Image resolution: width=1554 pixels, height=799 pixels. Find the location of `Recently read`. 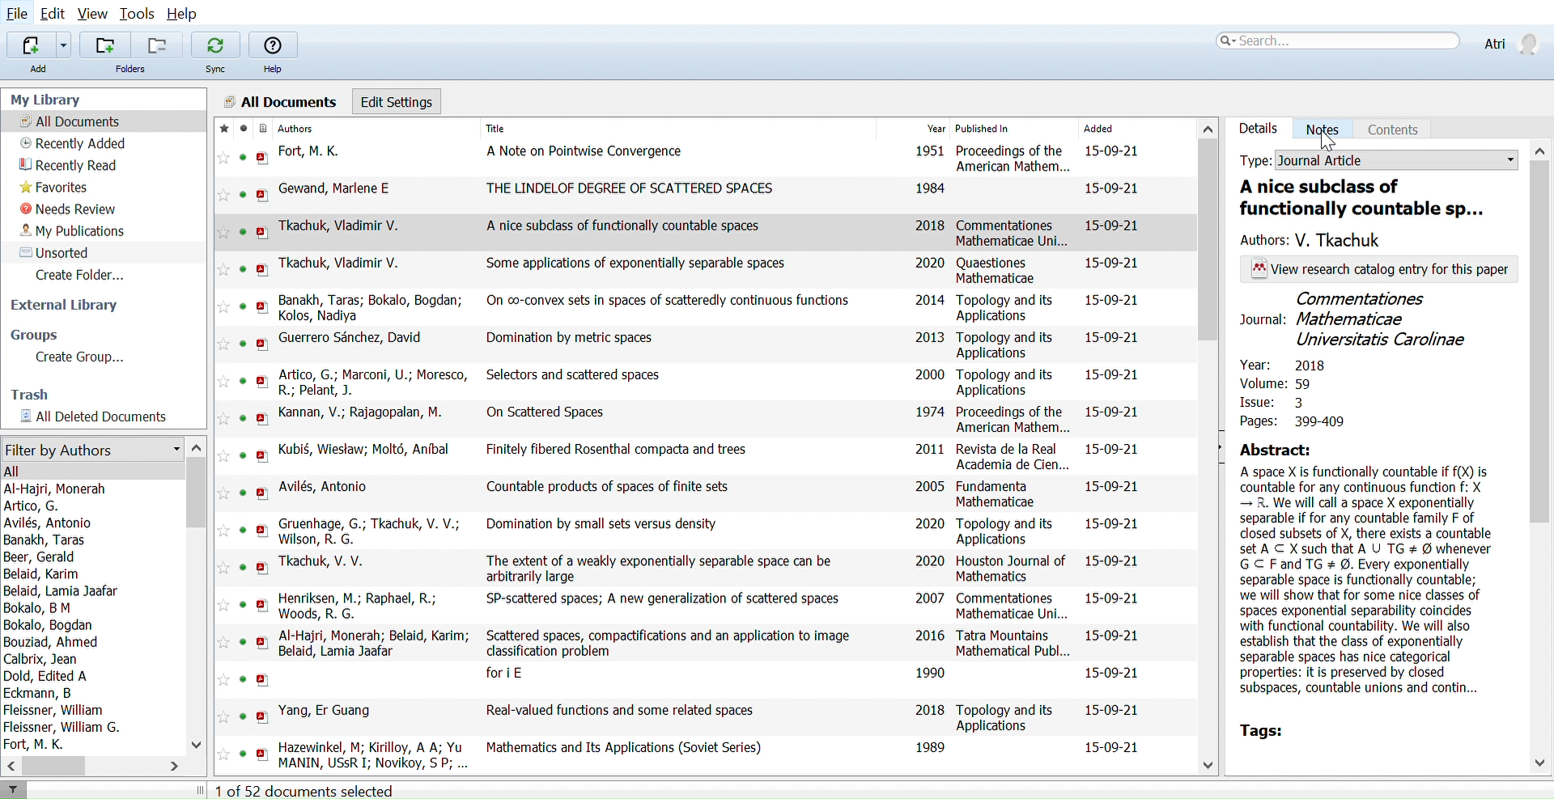

Recently read is located at coordinates (71, 166).